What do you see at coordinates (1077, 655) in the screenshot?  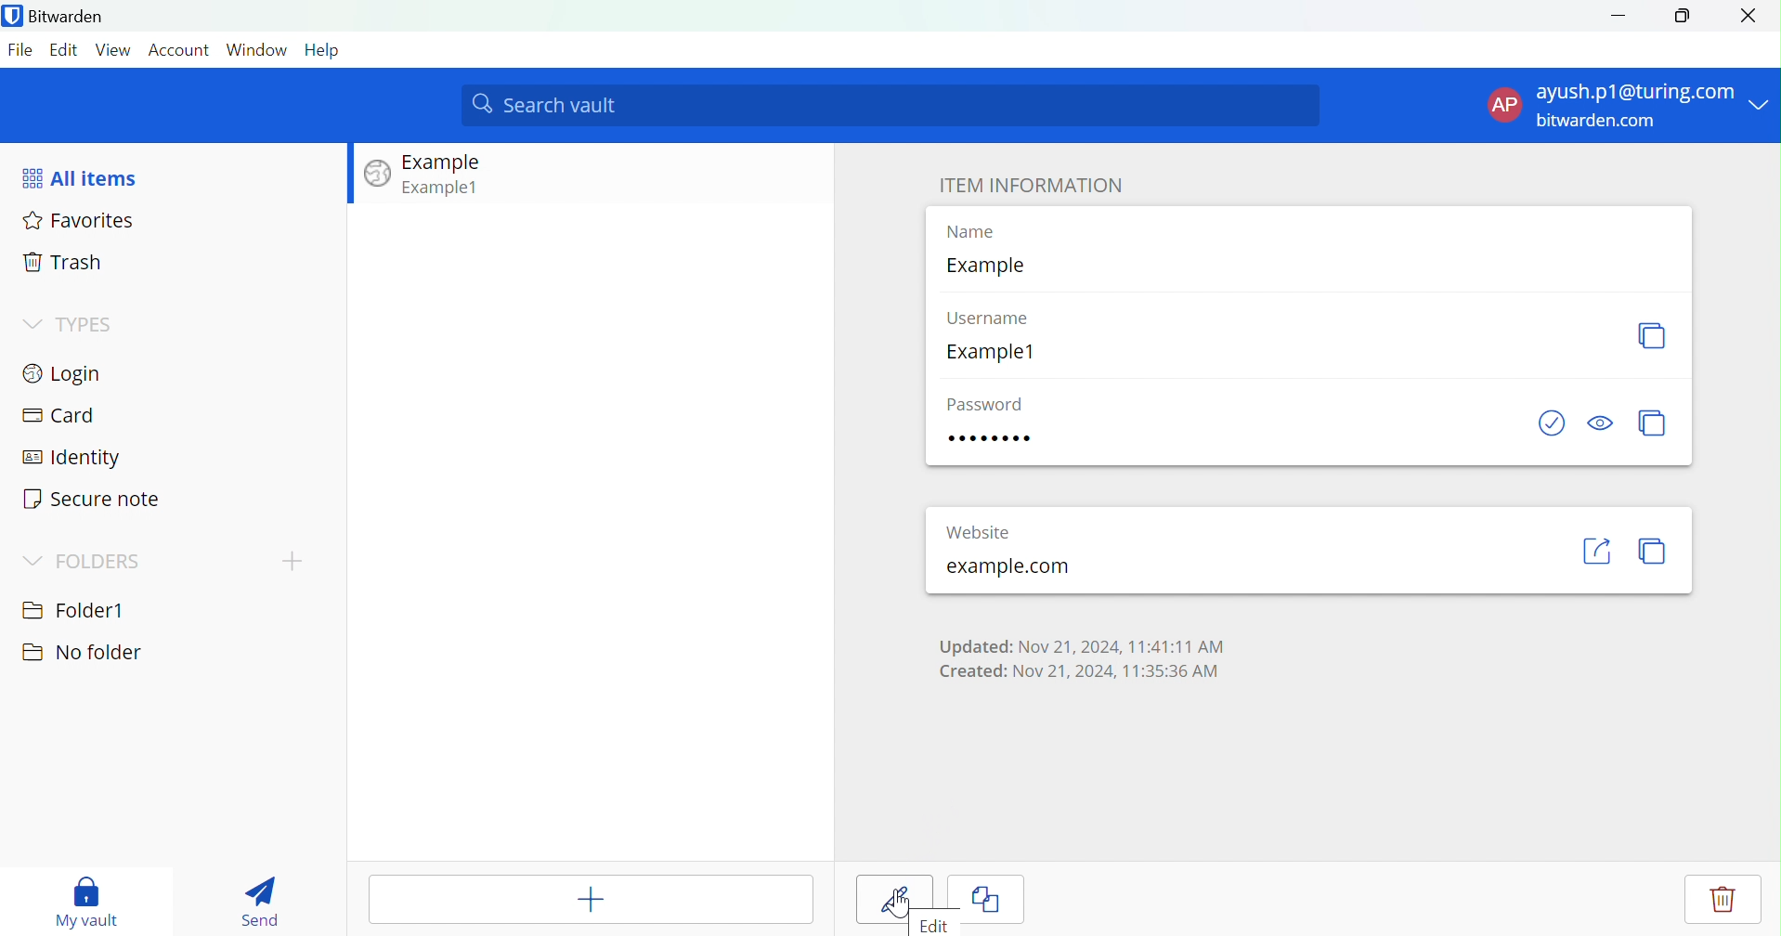 I see `Updated: Nov 21, 2024, 11:41:11 AM
Created: Nov 21, 2024, 11:35:36 AM` at bounding box center [1077, 655].